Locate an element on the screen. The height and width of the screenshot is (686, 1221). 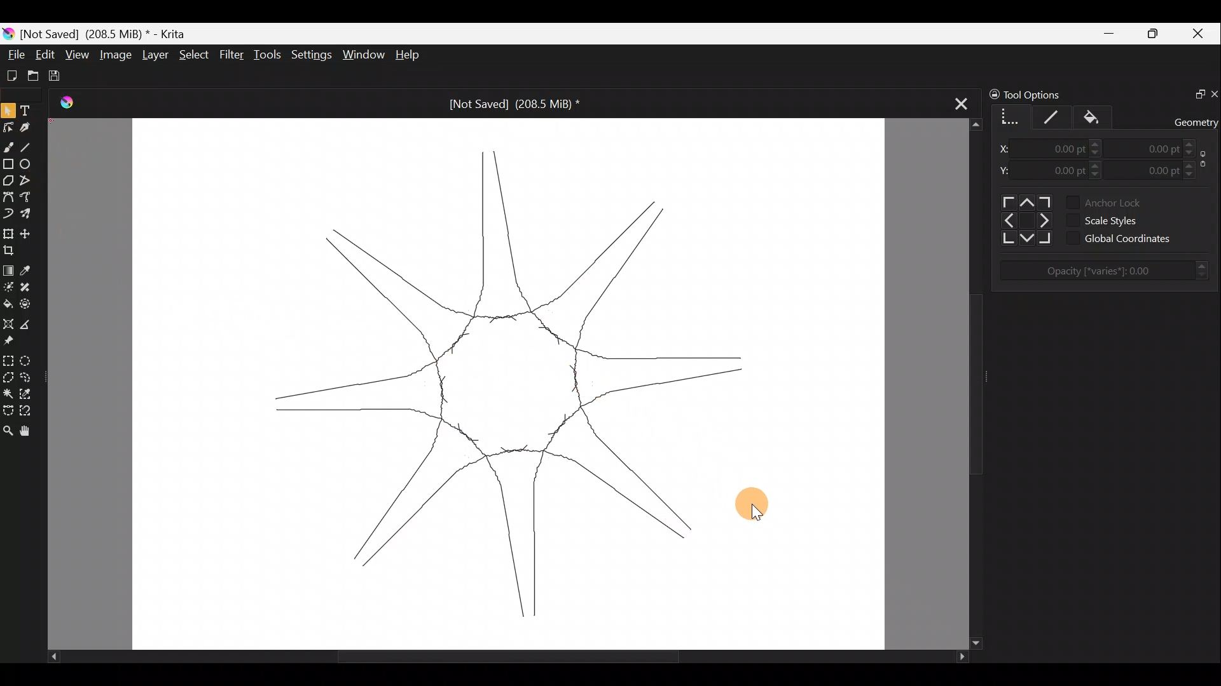
Close docker is located at coordinates (1213, 91).